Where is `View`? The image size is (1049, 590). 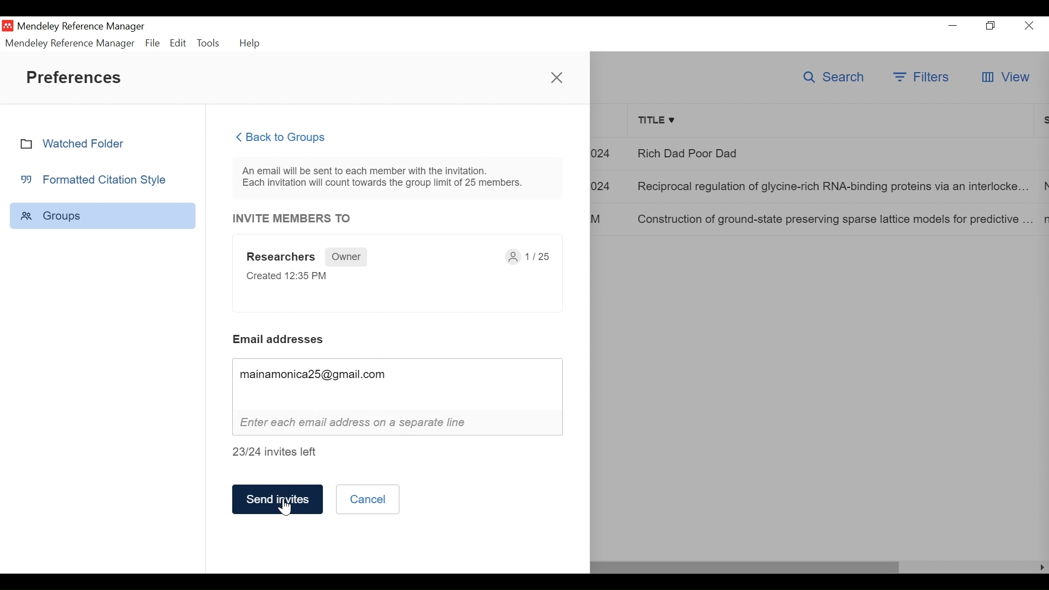
View is located at coordinates (1005, 76).